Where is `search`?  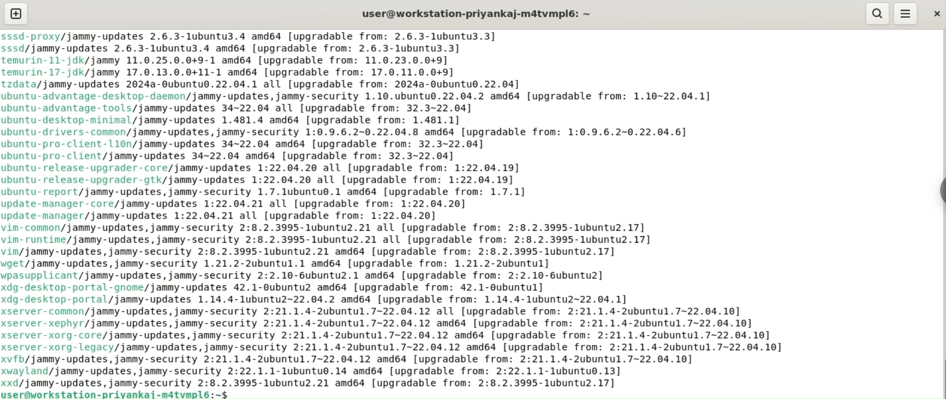 search is located at coordinates (877, 13).